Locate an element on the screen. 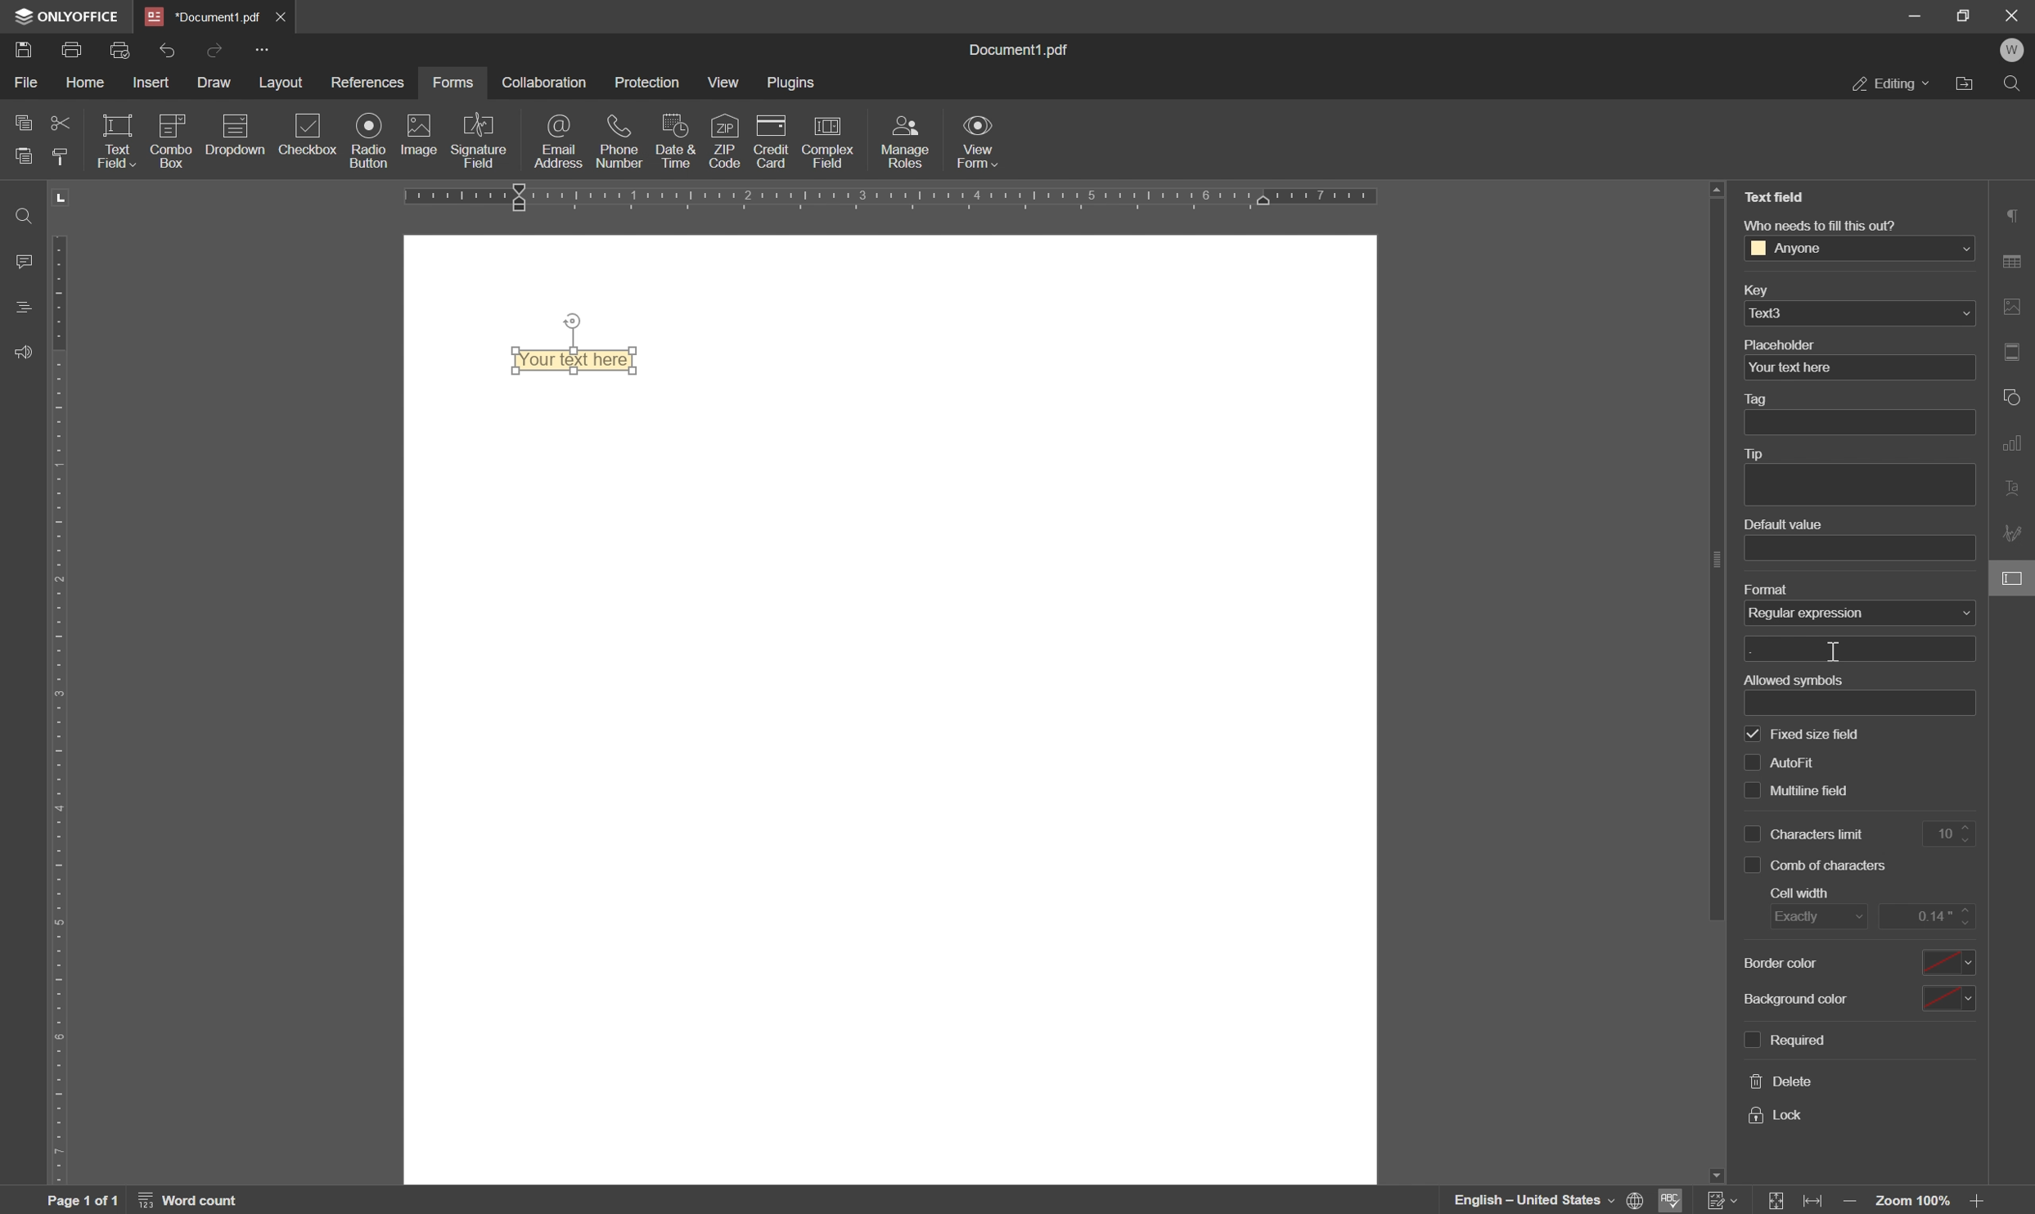 This screenshot has height=1214, width=2035. none is located at coordinates (1851, 612).